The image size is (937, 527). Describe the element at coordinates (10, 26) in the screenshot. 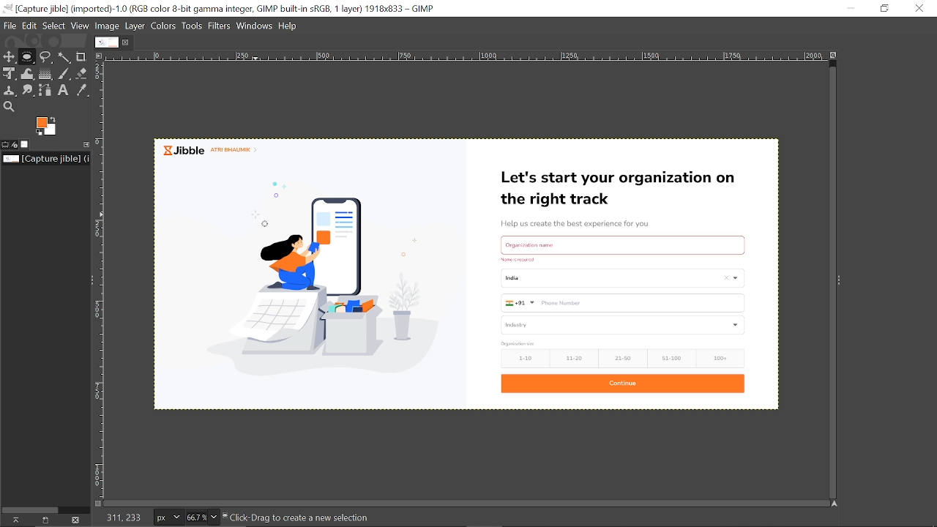

I see `File` at that location.